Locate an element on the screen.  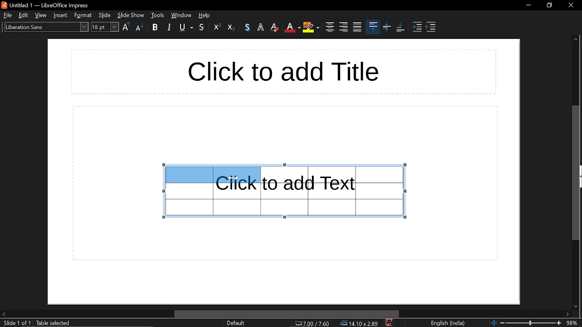
vertical scrollbar is located at coordinates (576, 172).